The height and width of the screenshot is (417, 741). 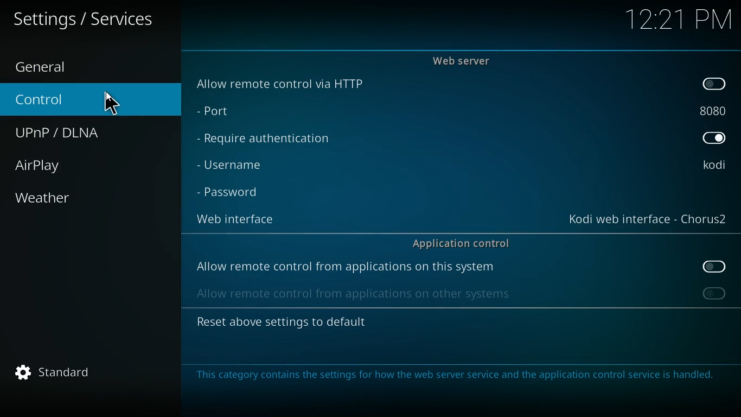 I want to click on web server, so click(x=463, y=60).